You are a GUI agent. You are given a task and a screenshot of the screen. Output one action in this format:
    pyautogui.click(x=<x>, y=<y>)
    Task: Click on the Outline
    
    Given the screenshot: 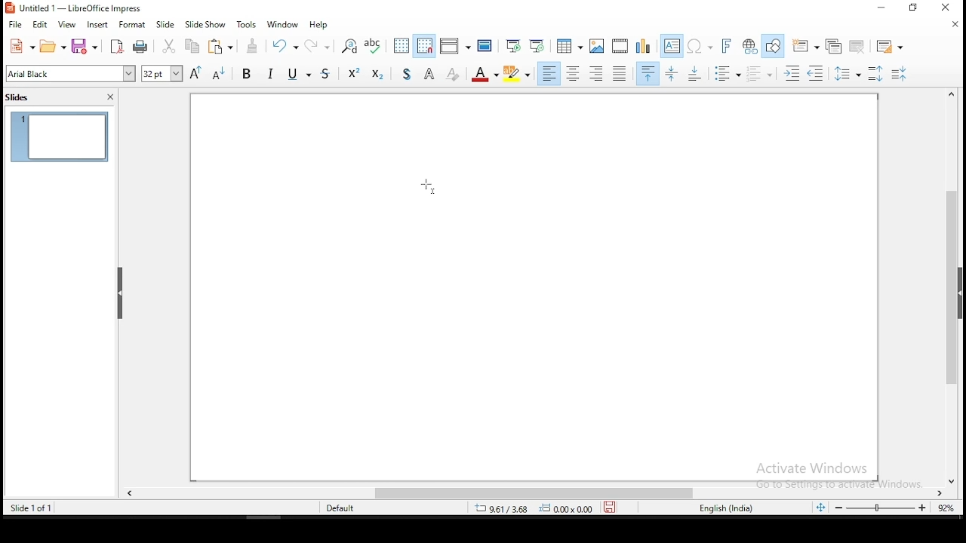 What is the action you would take?
    pyautogui.click(x=430, y=72)
    